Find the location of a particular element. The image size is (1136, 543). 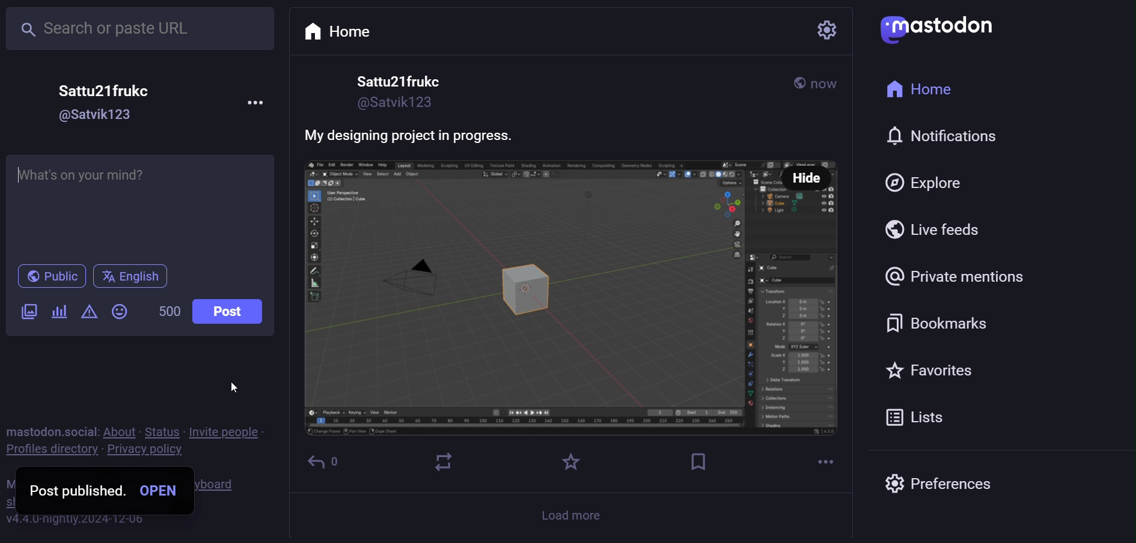

profile is located at coordinates (49, 450).